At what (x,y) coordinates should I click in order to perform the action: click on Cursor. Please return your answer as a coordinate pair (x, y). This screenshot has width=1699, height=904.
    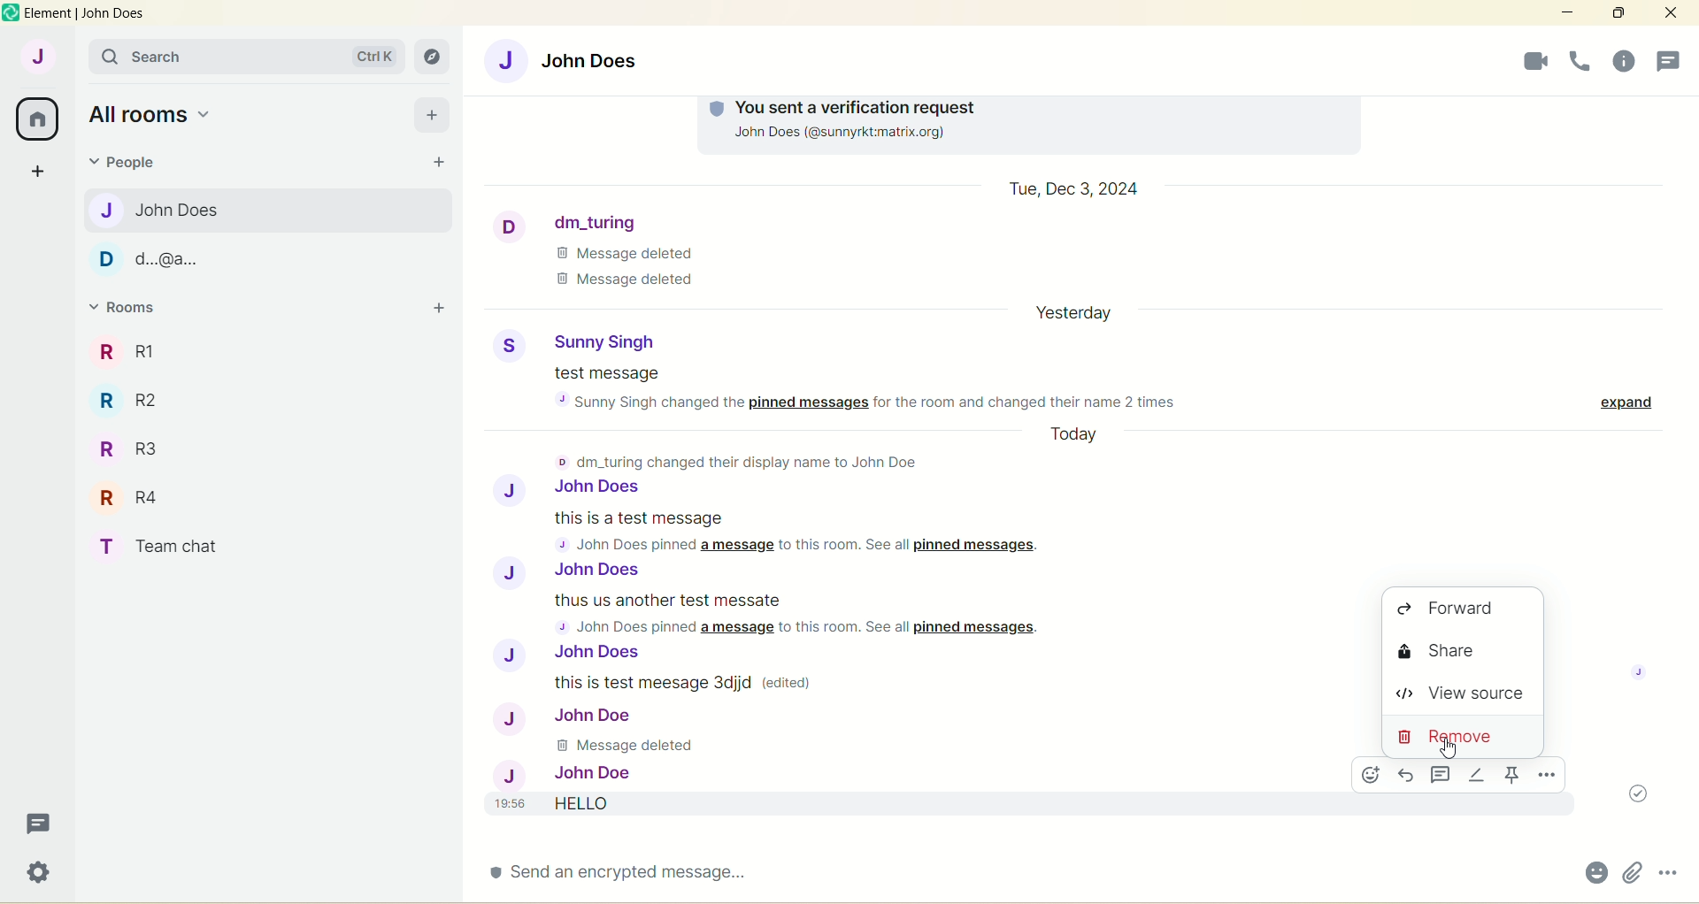
    Looking at the image, I should click on (1449, 751).